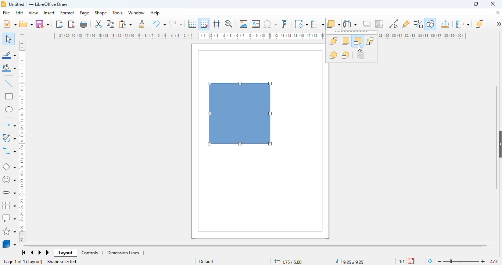 The width and height of the screenshot is (502, 265). Describe the element at coordinates (370, 42) in the screenshot. I see `send to back` at that location.